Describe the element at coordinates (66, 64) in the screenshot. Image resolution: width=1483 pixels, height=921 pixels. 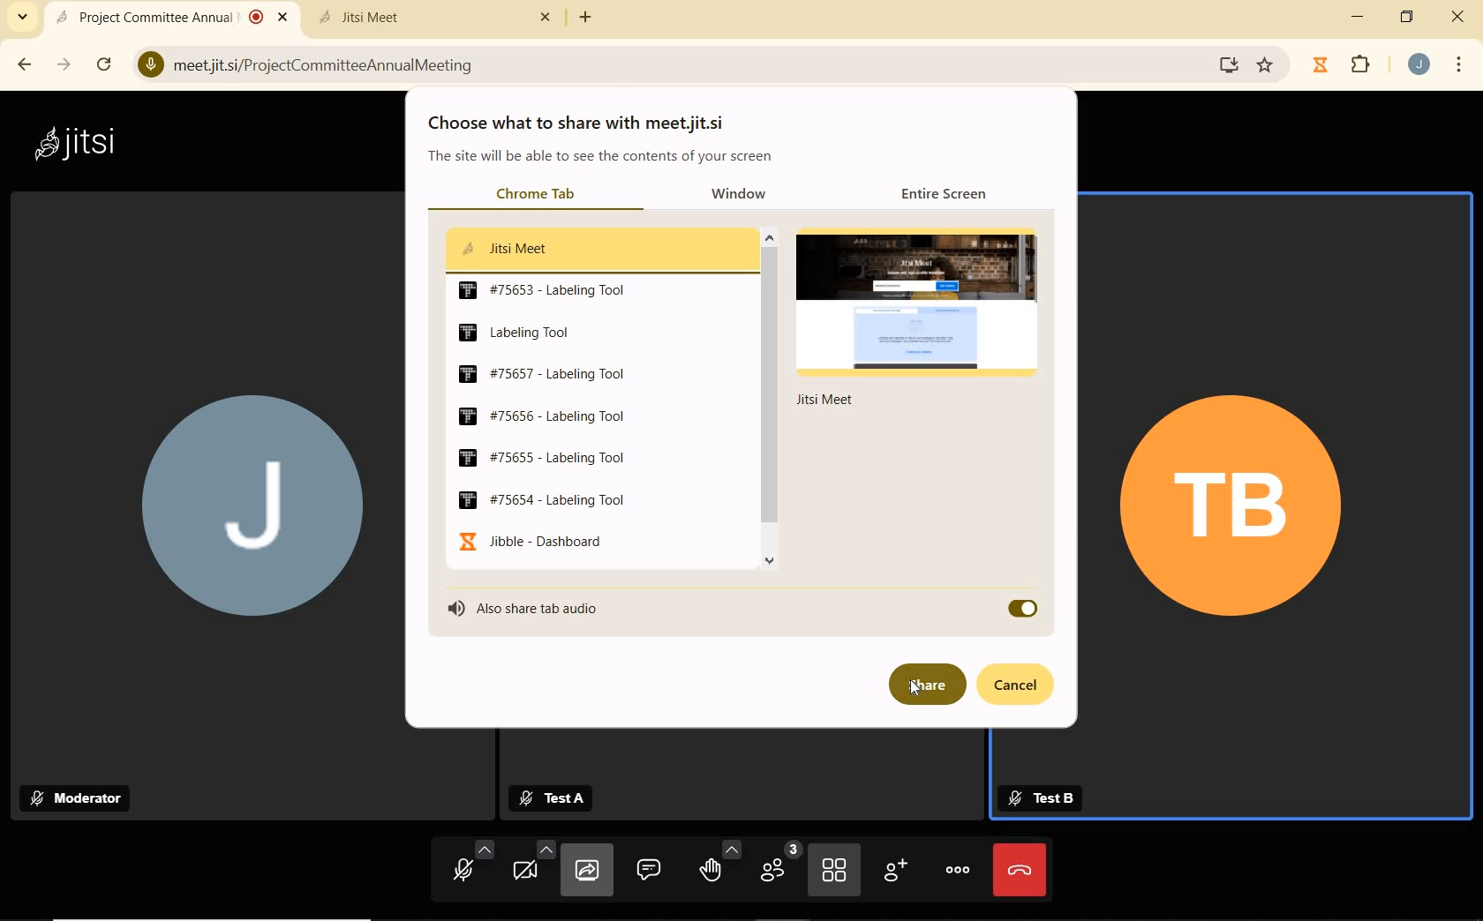
I see `FORWARD` at that location.